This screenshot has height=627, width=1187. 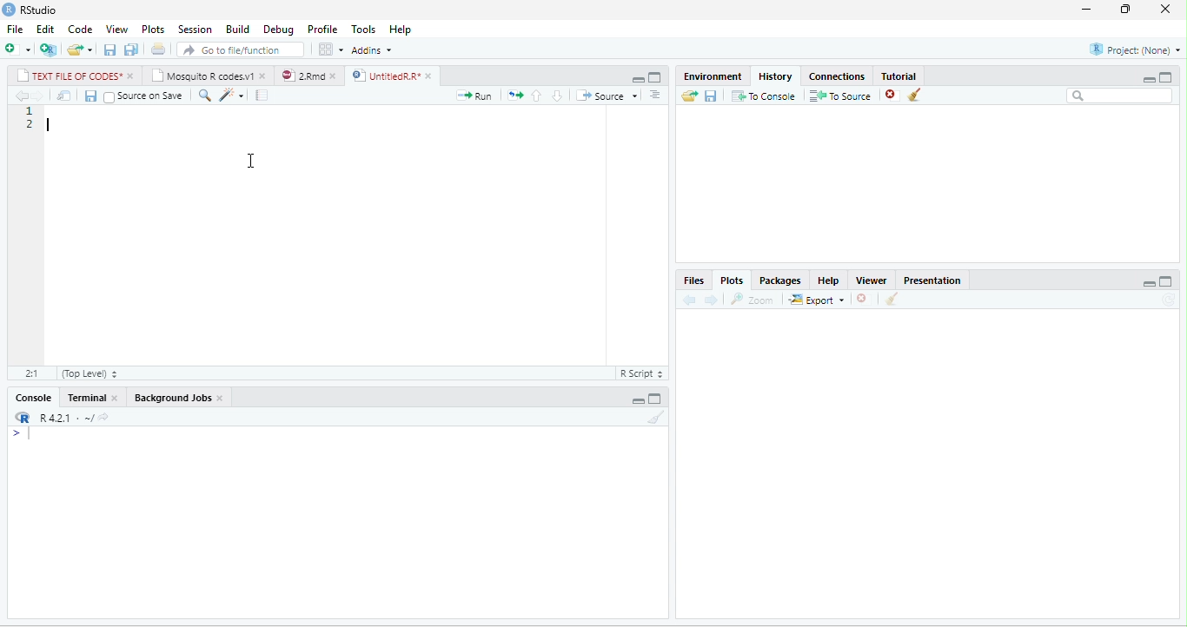 What do you see at coordinates (144, 97) in the screenshot?
I see `Source on Save` at bounding box center [144, 97].